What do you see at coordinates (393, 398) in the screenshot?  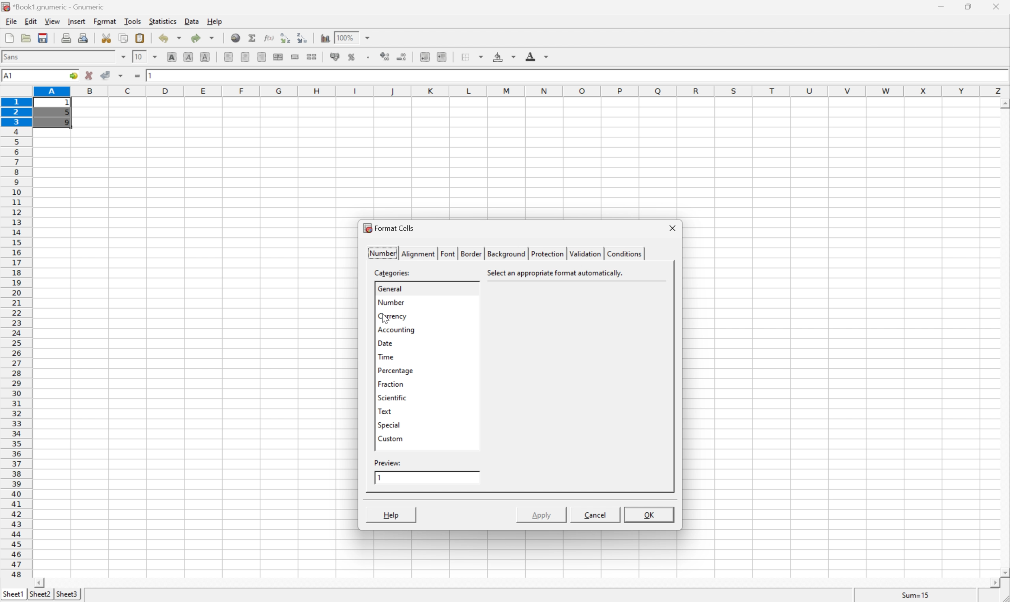 I see `scientific` at bounding box center [393, 398].